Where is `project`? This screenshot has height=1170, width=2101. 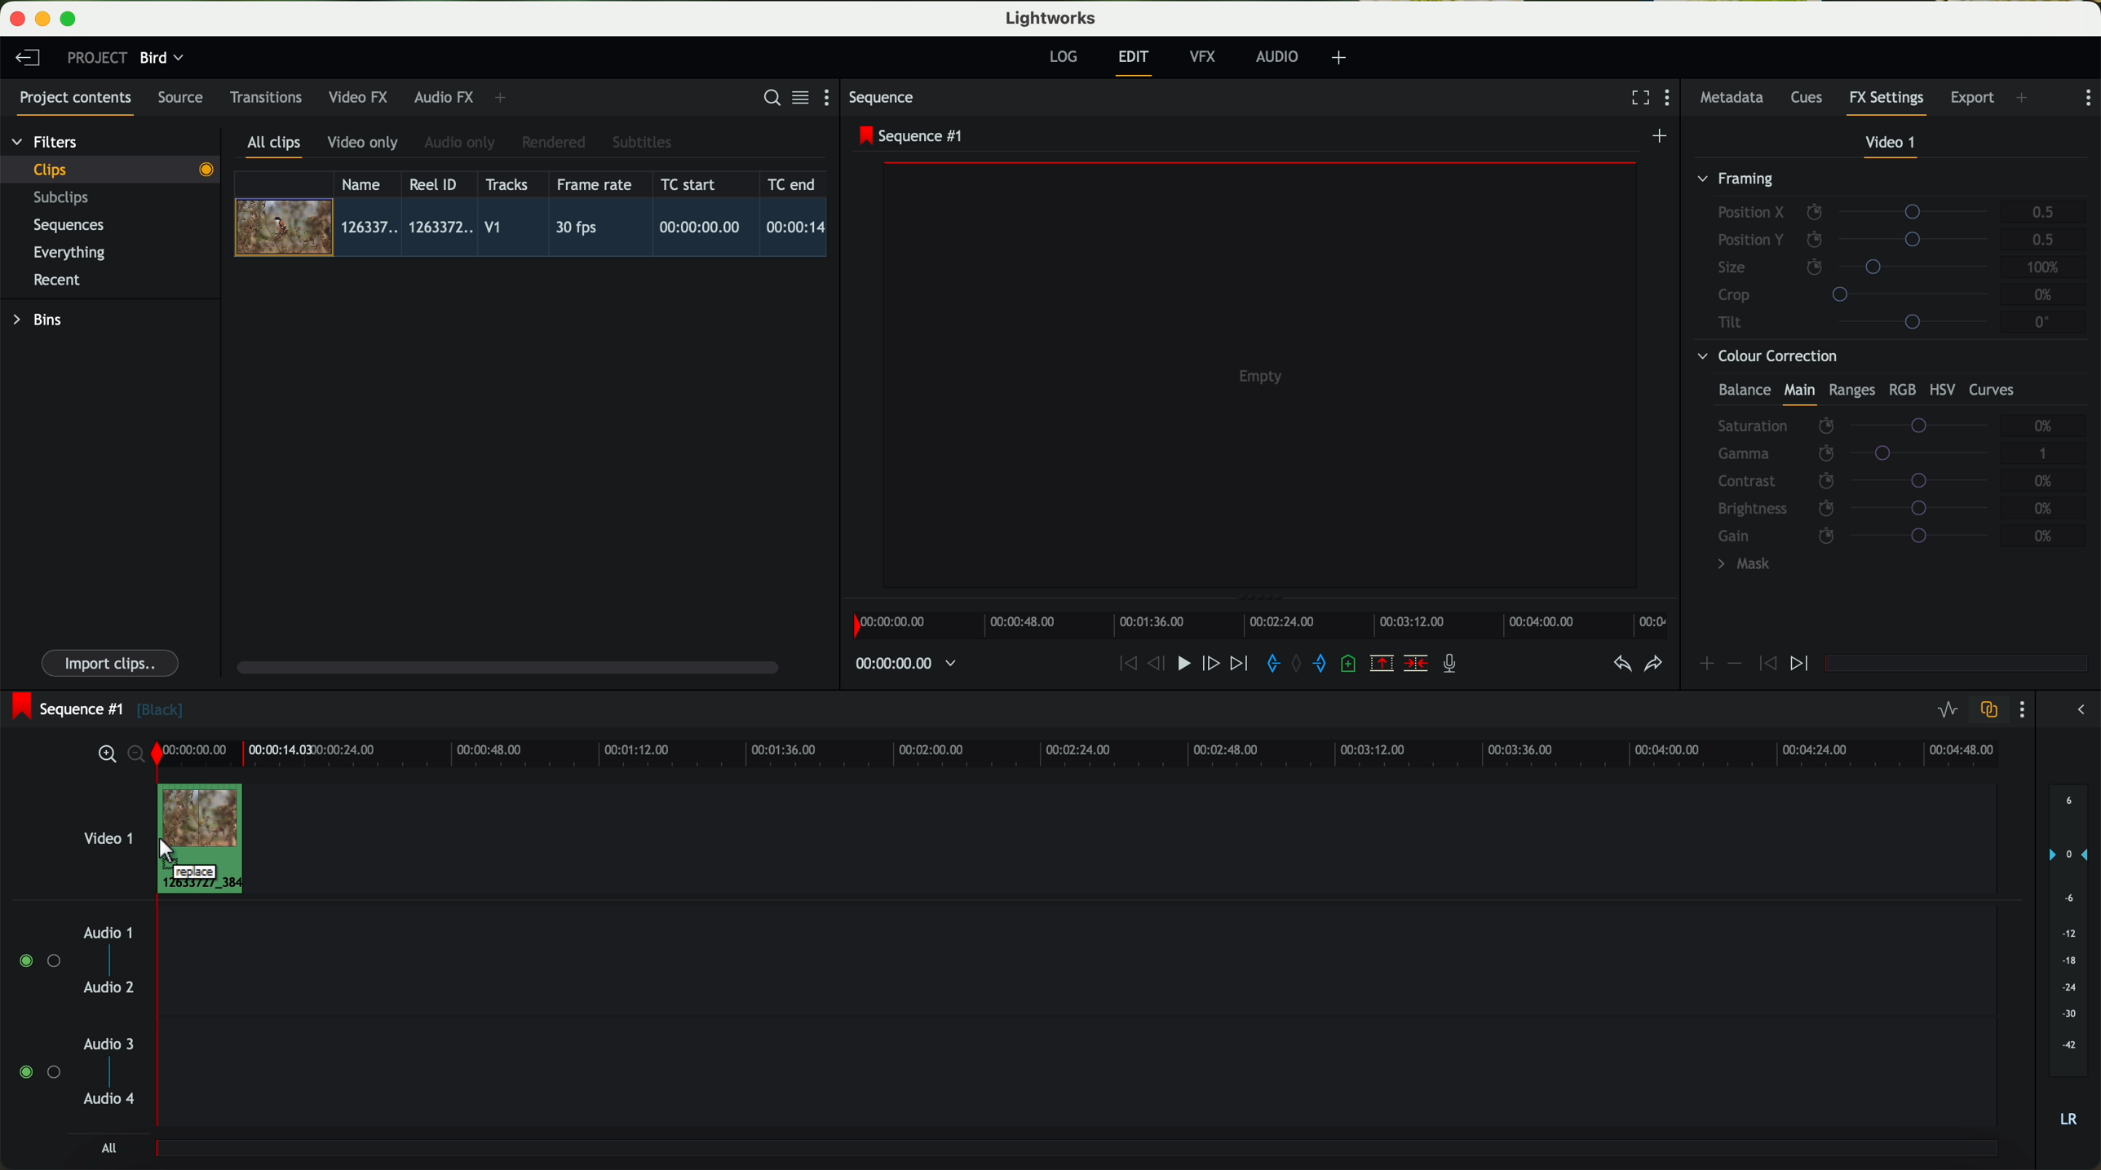 project is located at coordinates (97, 57).